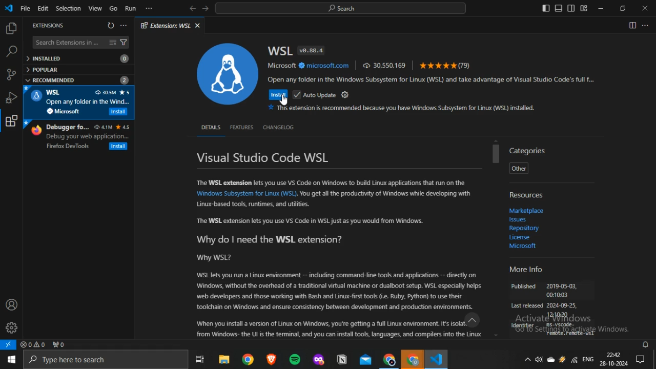  What do you see at coordinates (519, 168) in the screenshot?
I see `Other` at bounding box center [519, 168].